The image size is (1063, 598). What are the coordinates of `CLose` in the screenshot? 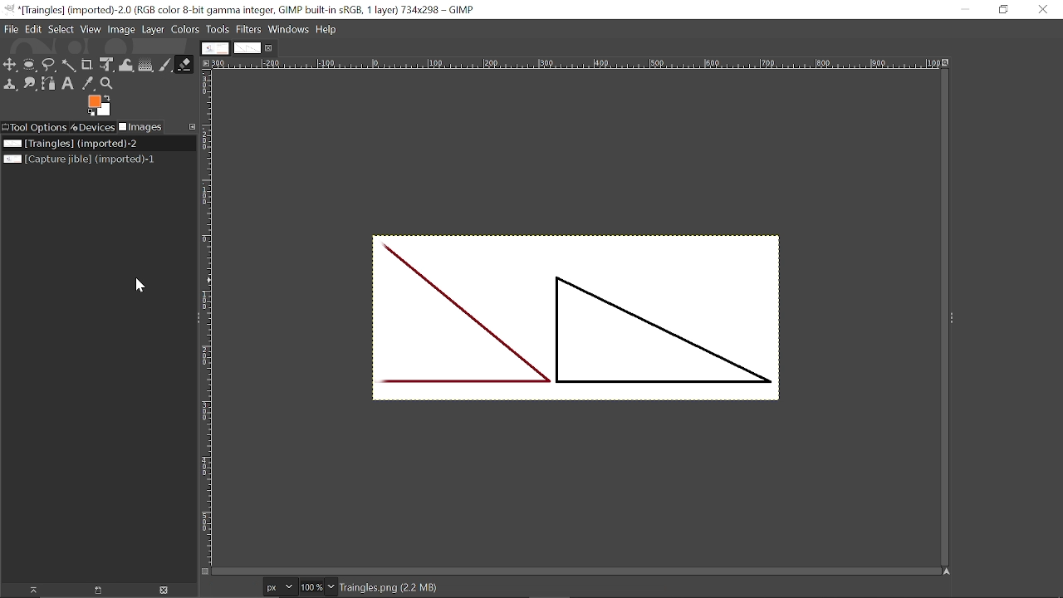 It's located at (1044, 11).